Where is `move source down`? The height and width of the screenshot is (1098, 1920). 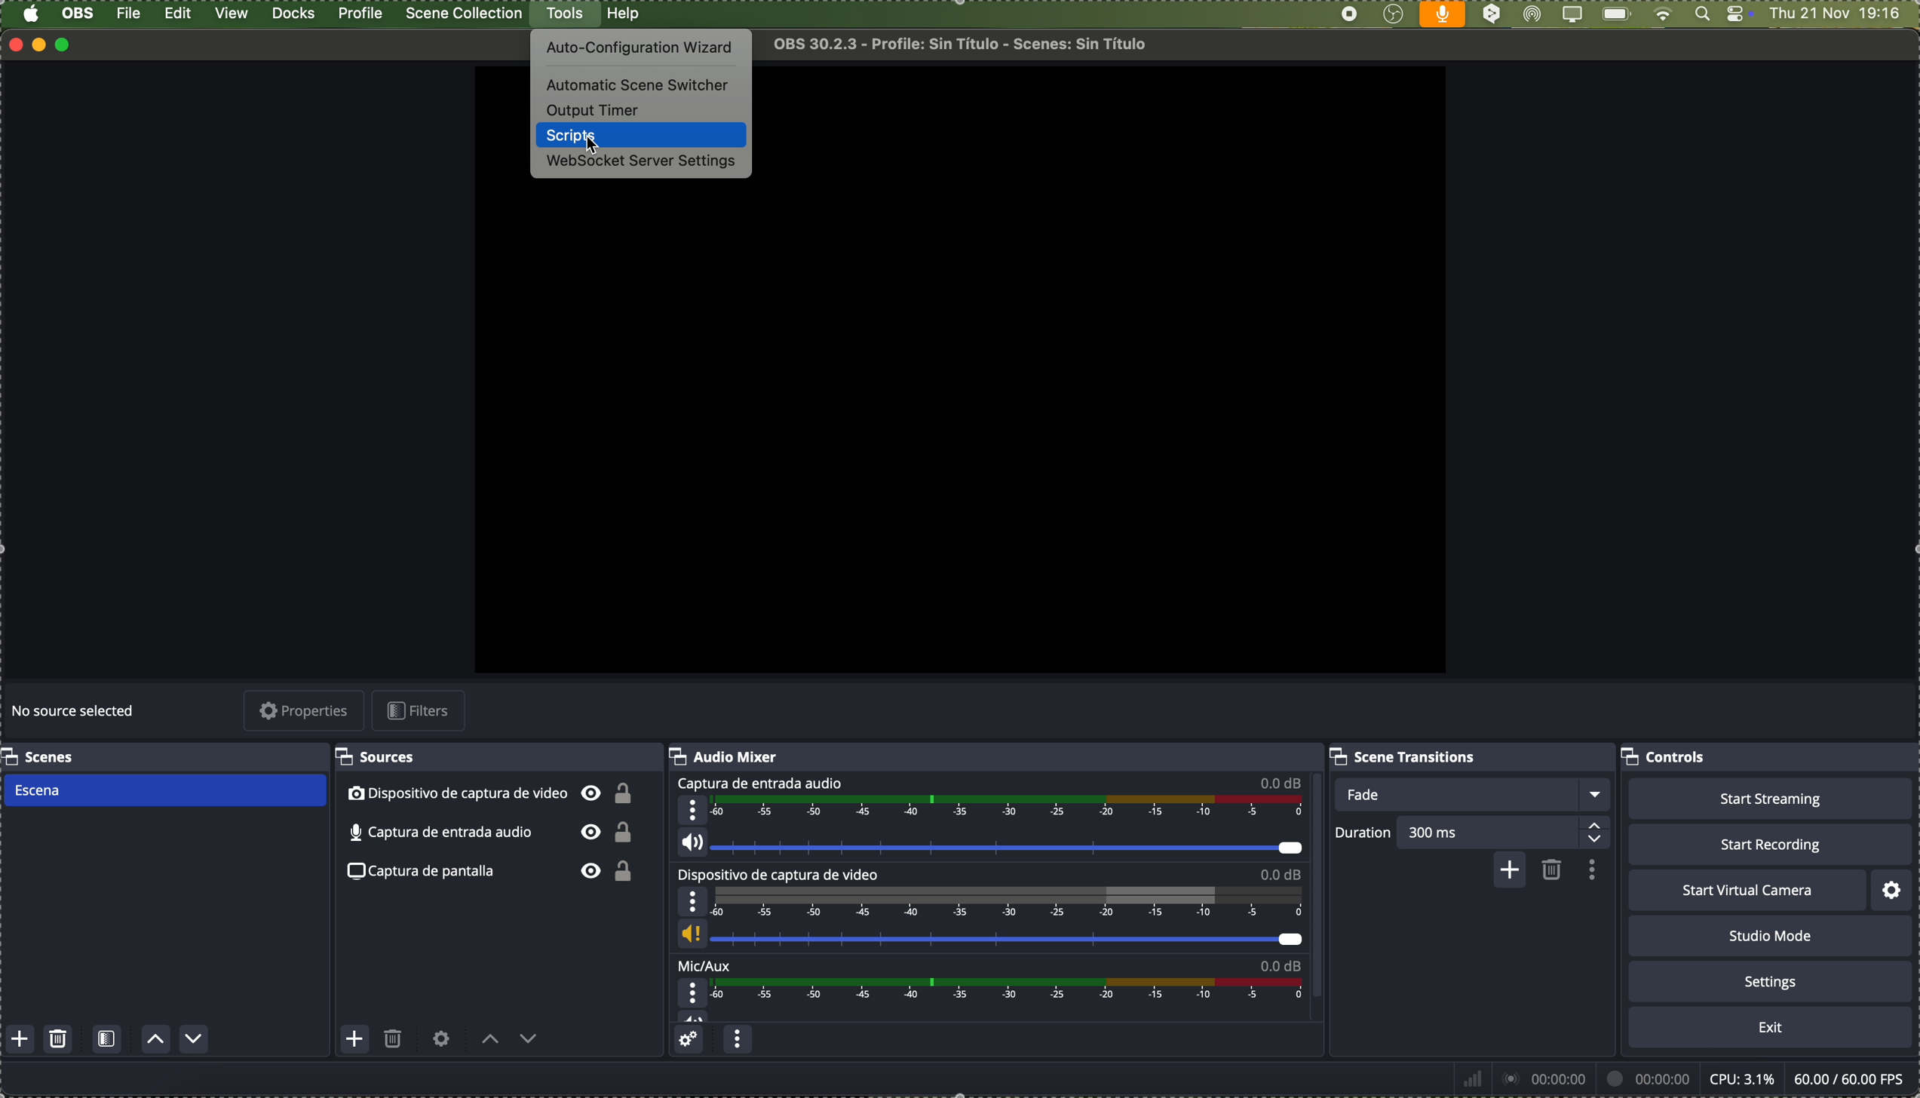 move source down is located at coordinates (526, 1042).